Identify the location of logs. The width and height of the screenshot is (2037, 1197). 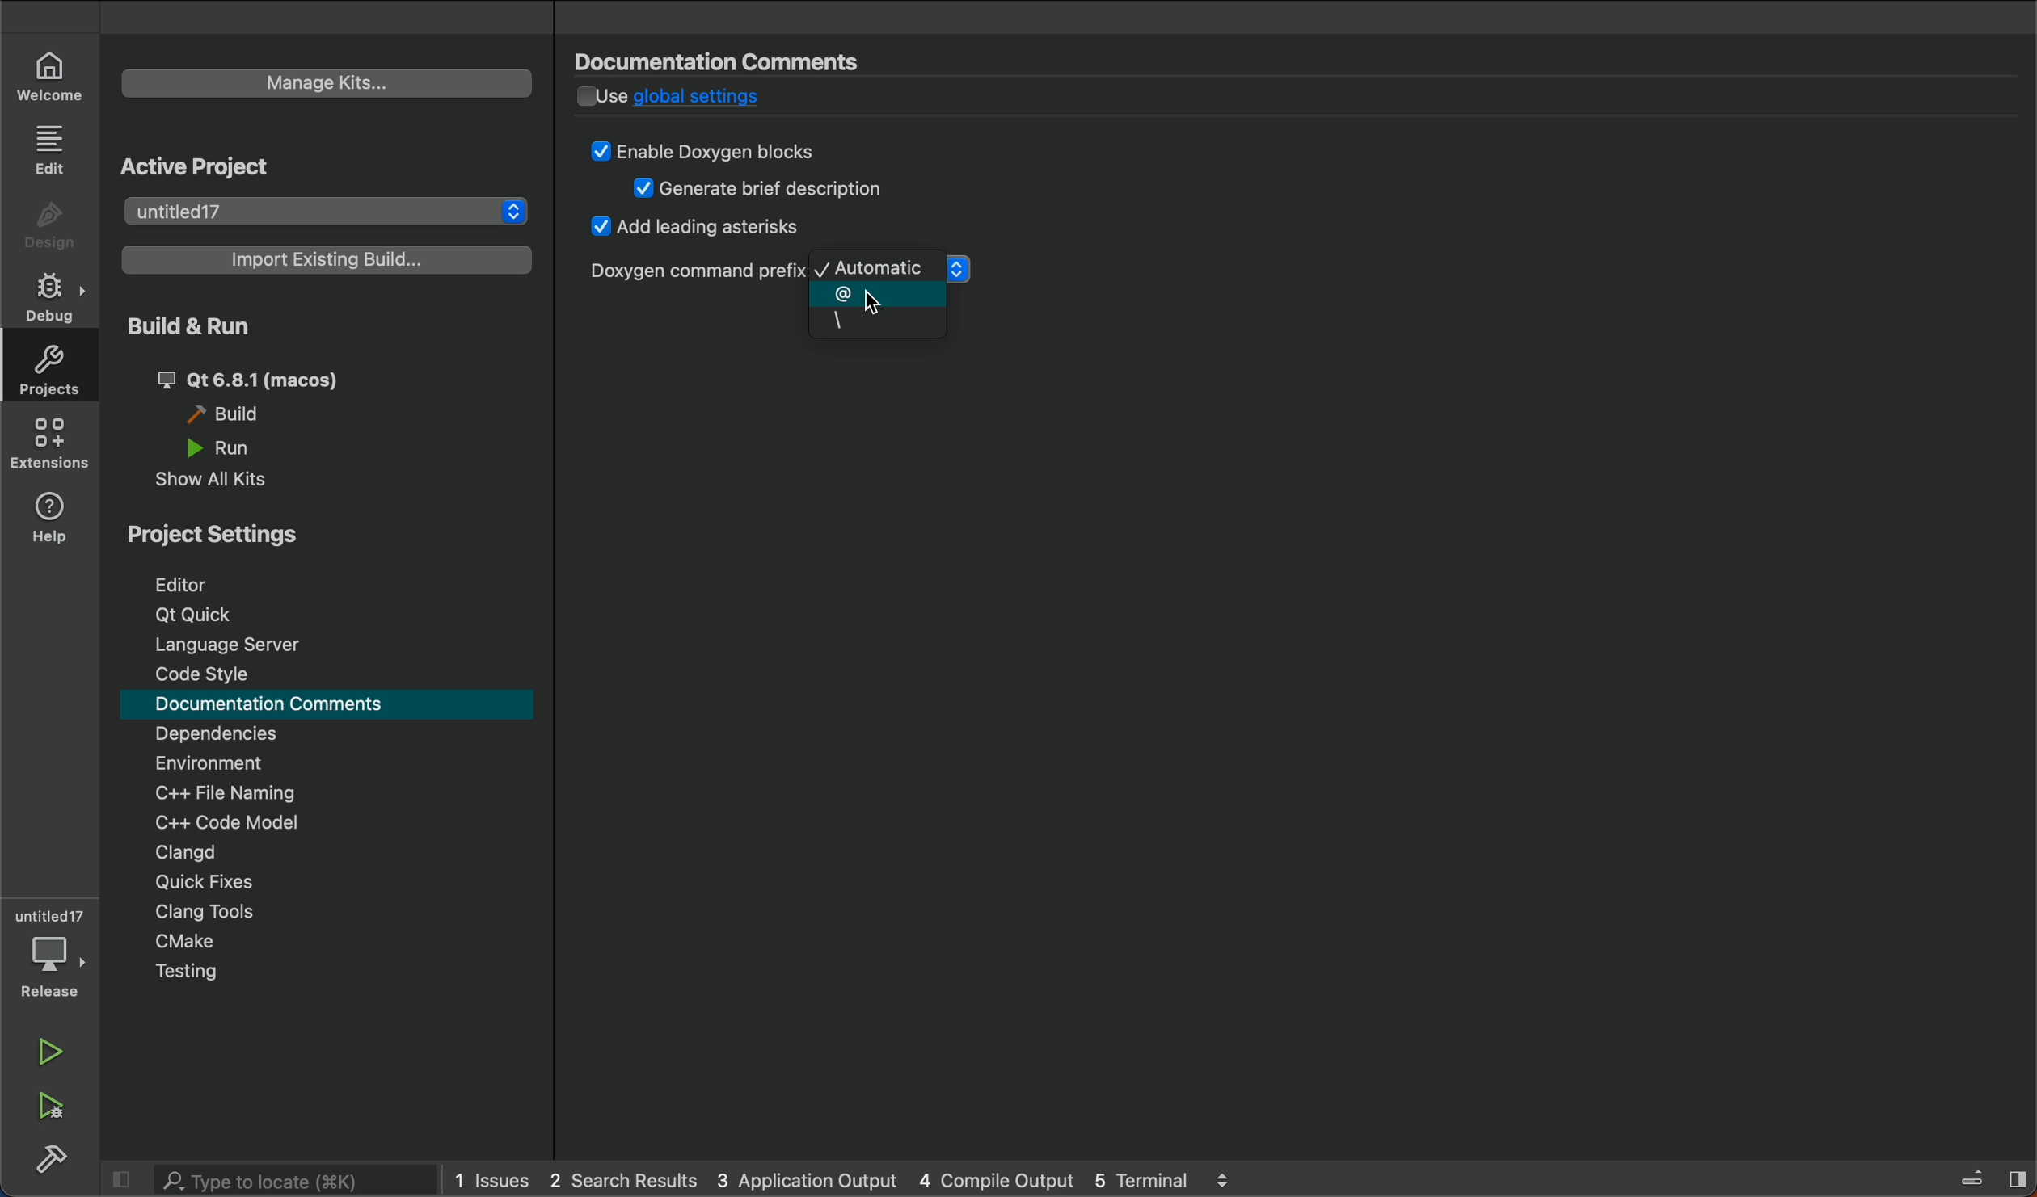
(861, 1182).